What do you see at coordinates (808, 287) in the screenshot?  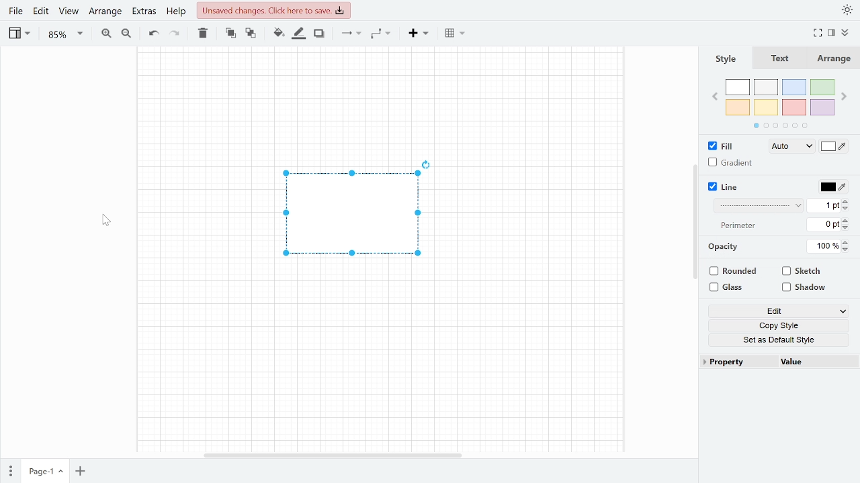 I see `Shadow` at bounding box center [808, 287].